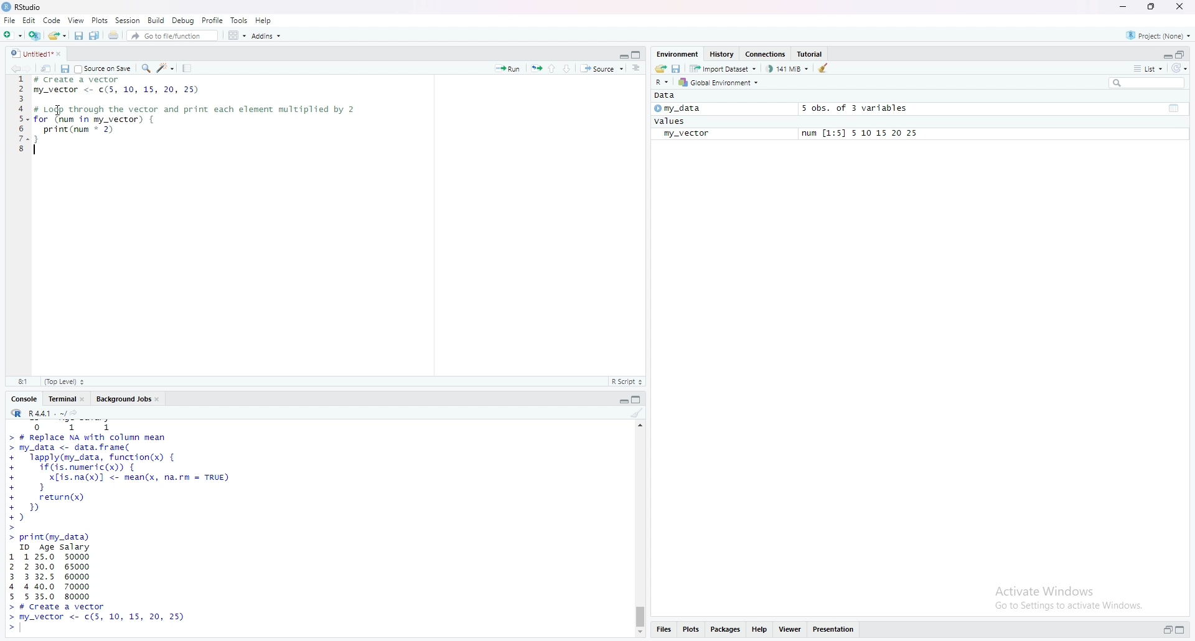 The image size is (1195, 641). What do you see at coordinates (78, 36) in the screenshot?
I see `save current document` at bounding box center [78, 36].